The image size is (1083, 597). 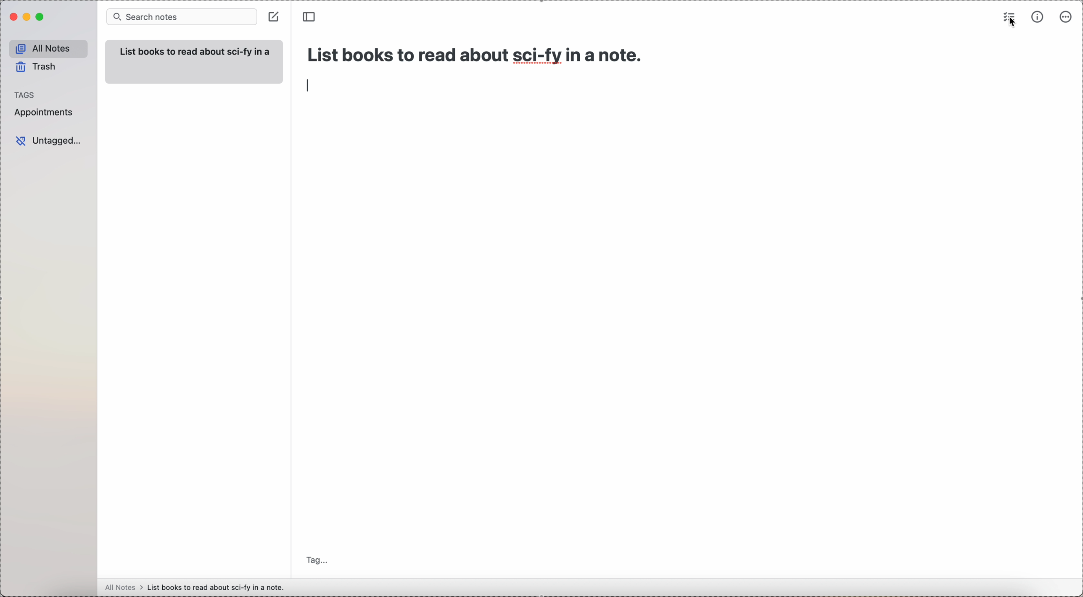 What do you see at coordinates (12, 17) in the screenshot?
I see `close Simplenote` at bounding box center [12, 17].